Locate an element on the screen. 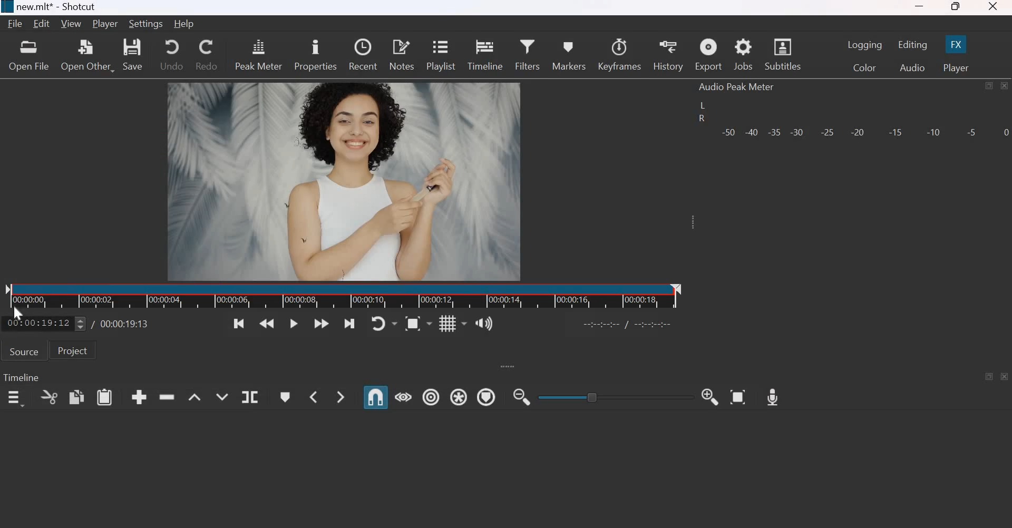  timeline is located at coordinates (486, 53).